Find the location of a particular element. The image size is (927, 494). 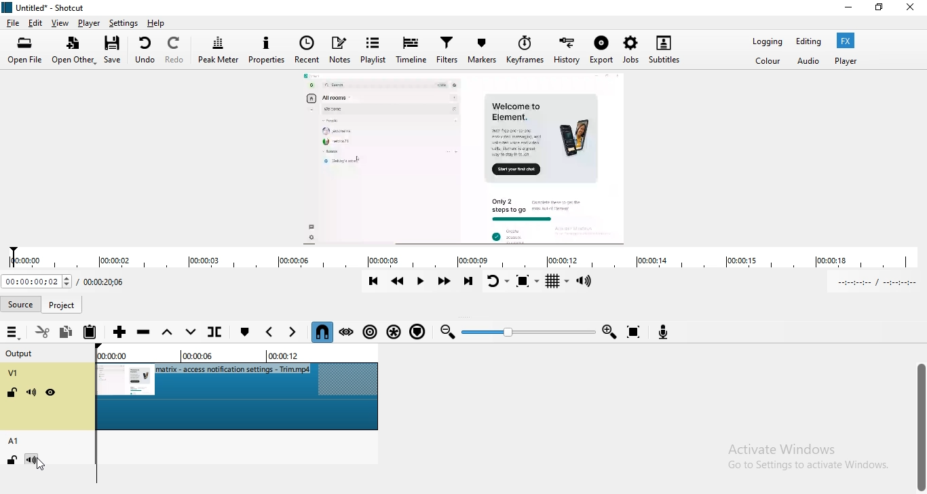

Append is located at coordinates (119, 332).